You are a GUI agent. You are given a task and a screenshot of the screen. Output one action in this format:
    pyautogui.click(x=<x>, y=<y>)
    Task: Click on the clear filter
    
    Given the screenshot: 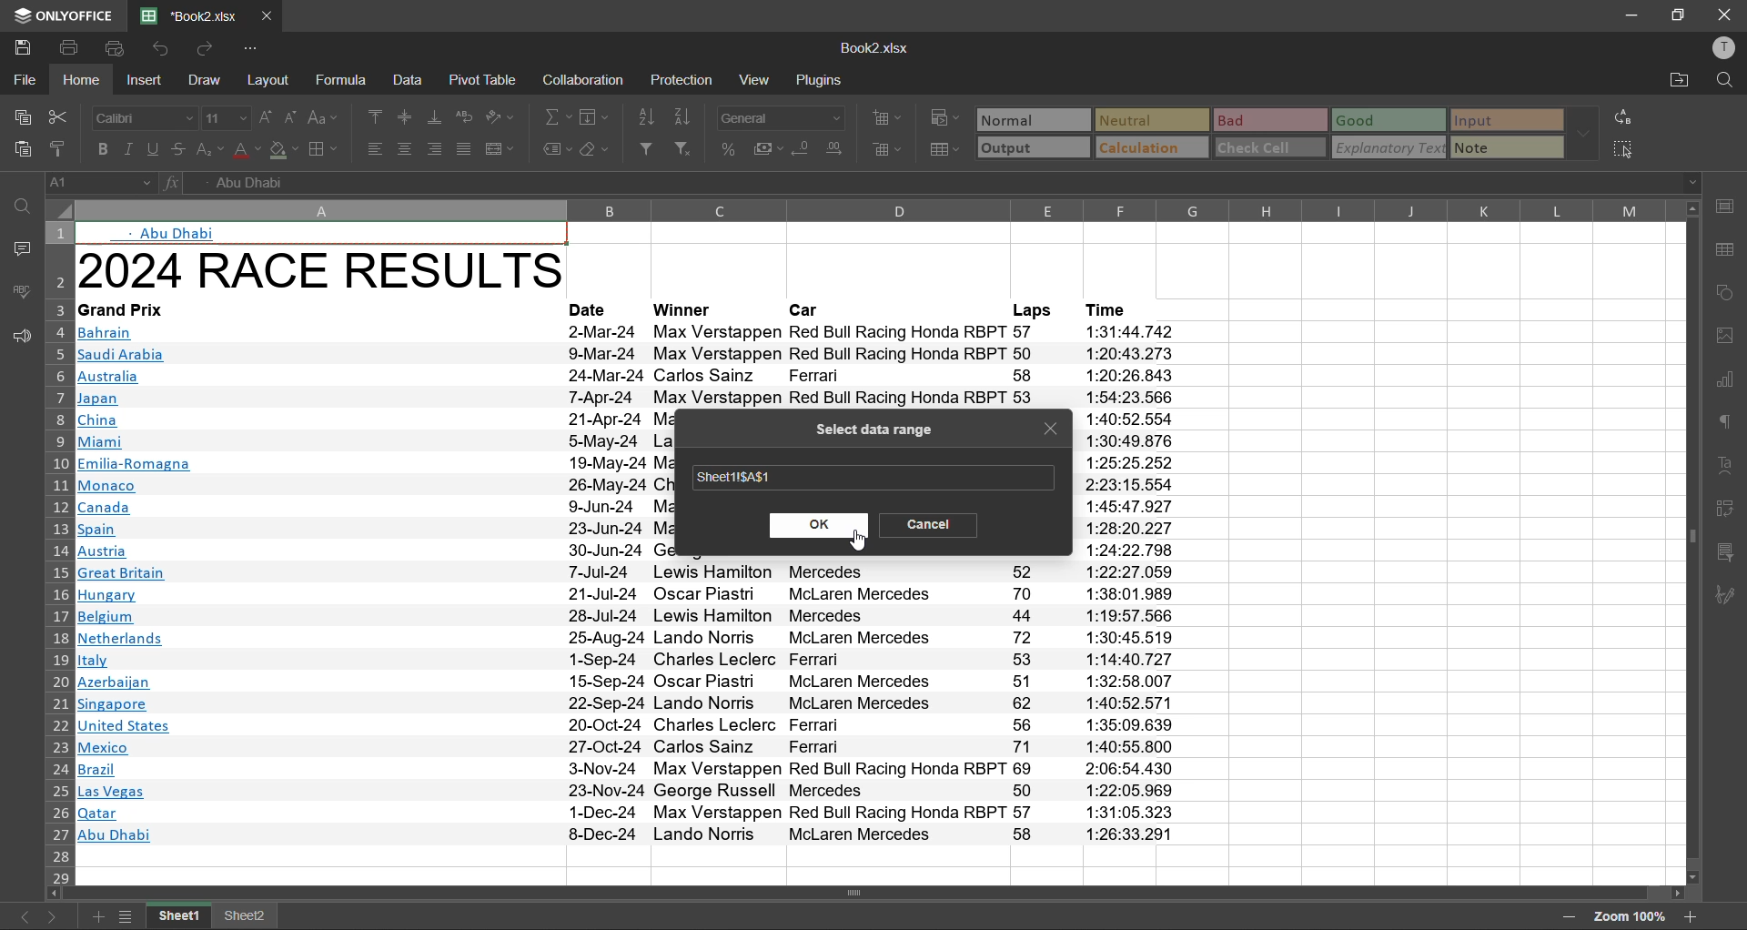 What is the action you would take?
    pyautogui.click(x=682, y=147)
    